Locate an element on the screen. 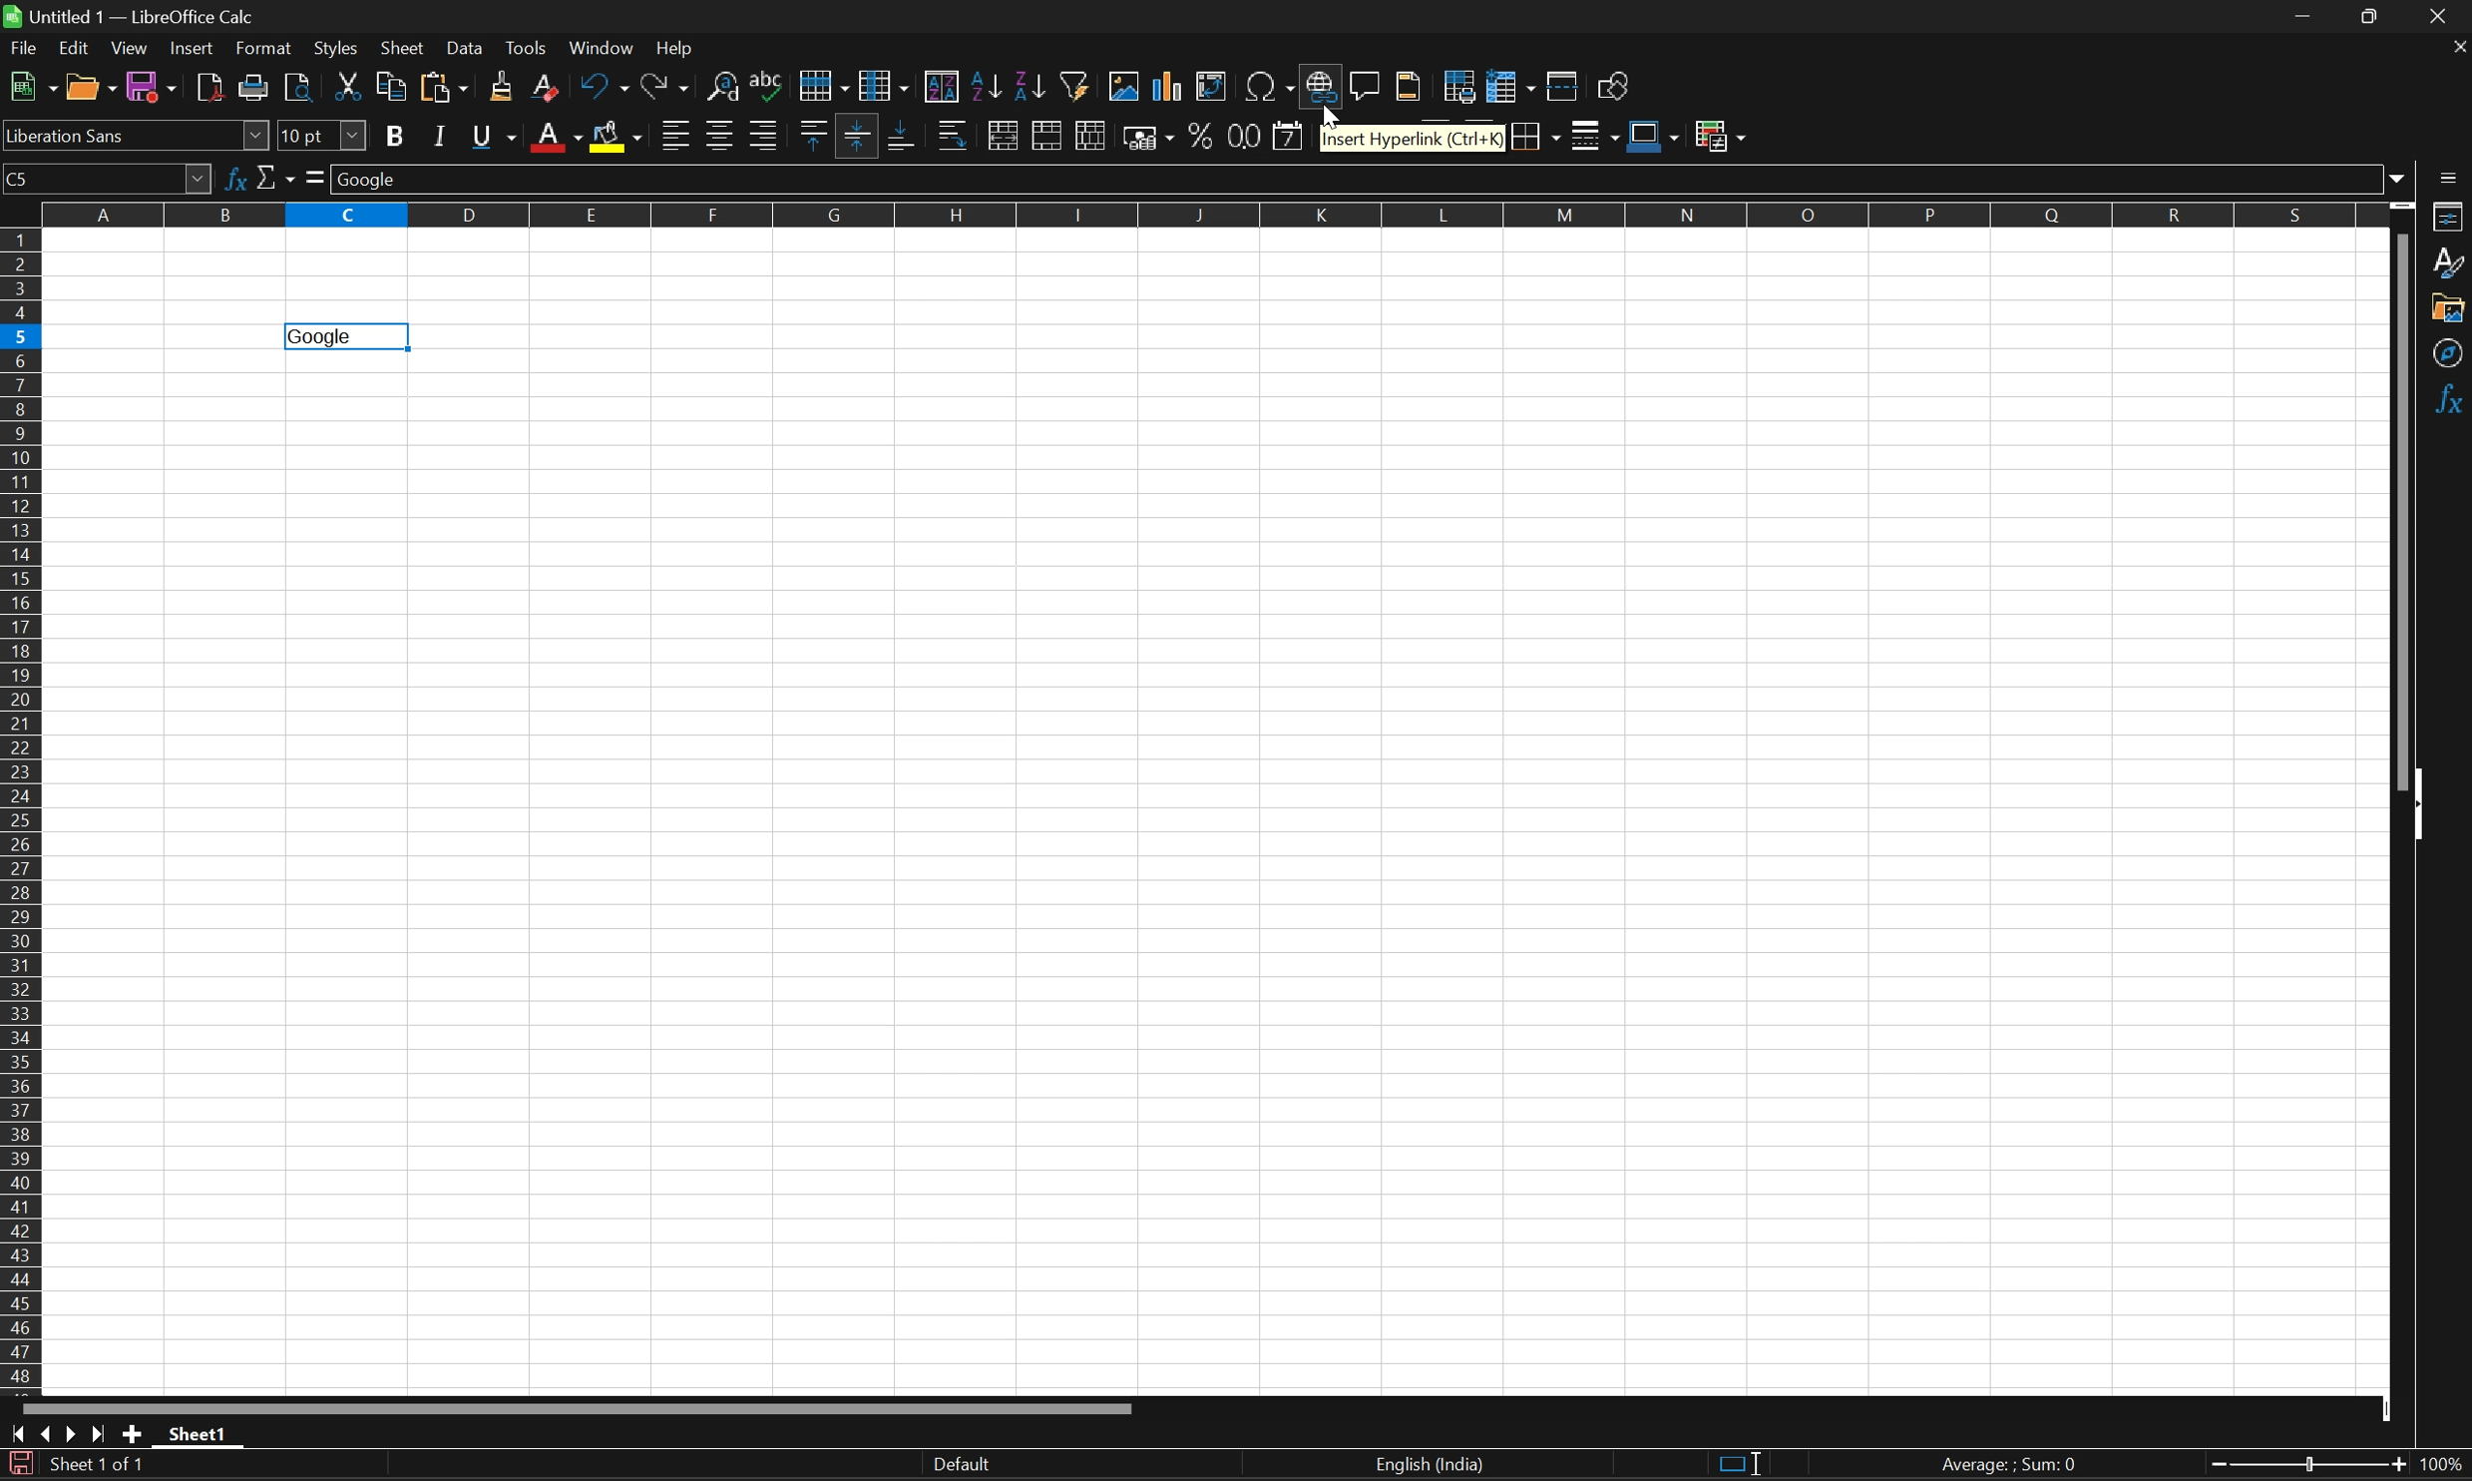  Google is located at coordinates (367, 179).